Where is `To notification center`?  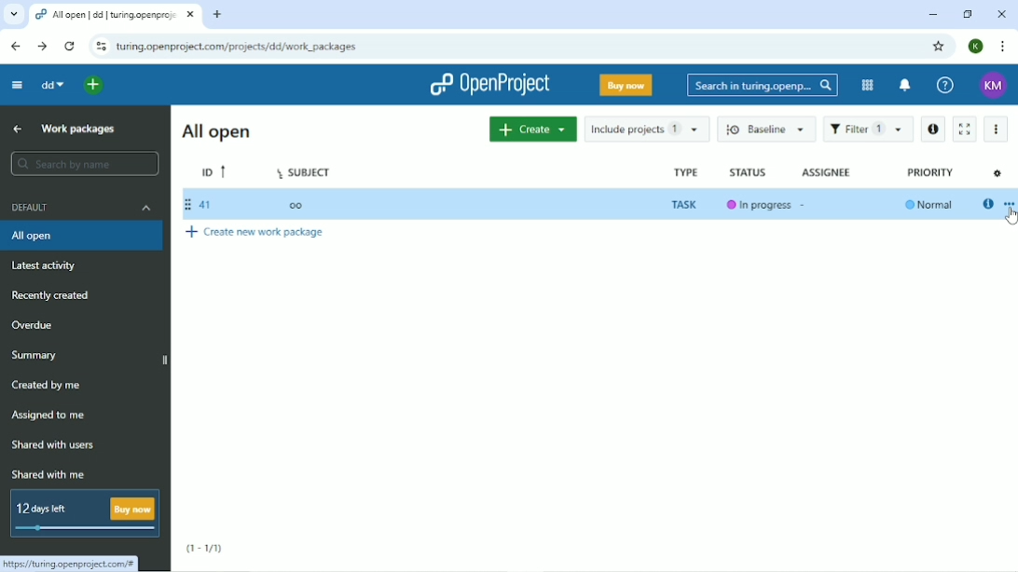
To notification center is located at coordinates (902, 85).